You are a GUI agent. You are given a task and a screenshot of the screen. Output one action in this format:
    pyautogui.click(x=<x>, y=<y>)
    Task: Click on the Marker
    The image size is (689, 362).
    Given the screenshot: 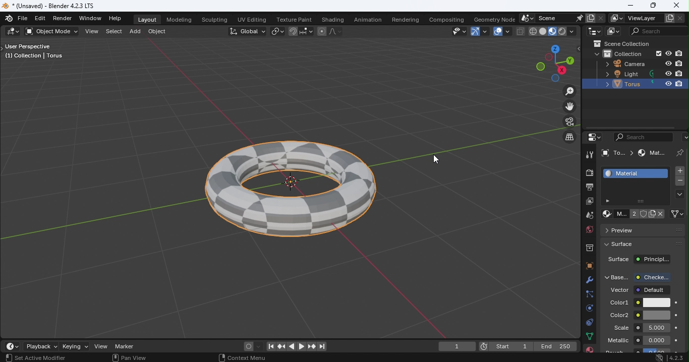 What is the action you would take?
    pyautogui.click(x=125, y=347)
    